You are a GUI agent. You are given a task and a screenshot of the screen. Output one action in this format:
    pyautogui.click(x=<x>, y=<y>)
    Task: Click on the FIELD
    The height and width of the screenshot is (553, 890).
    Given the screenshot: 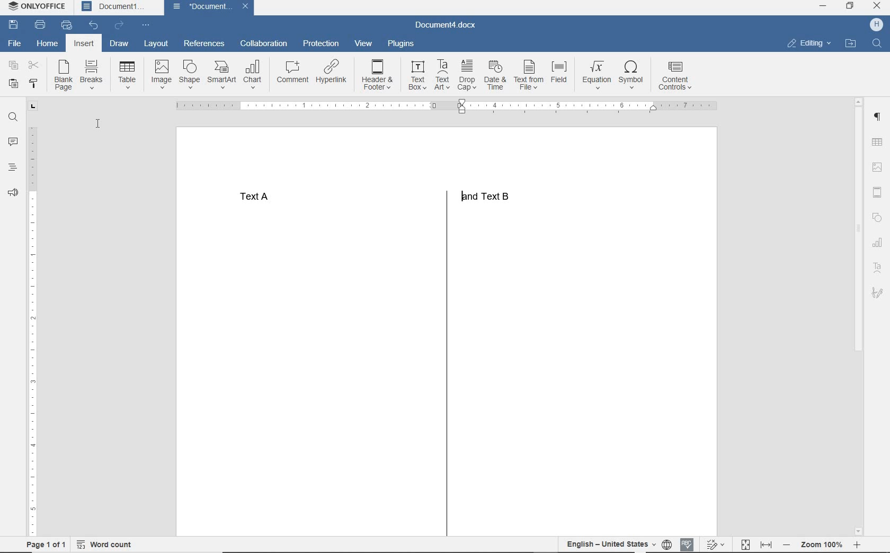 What is the action you would take?
    pyautogui.click(x=560, y=78)
    